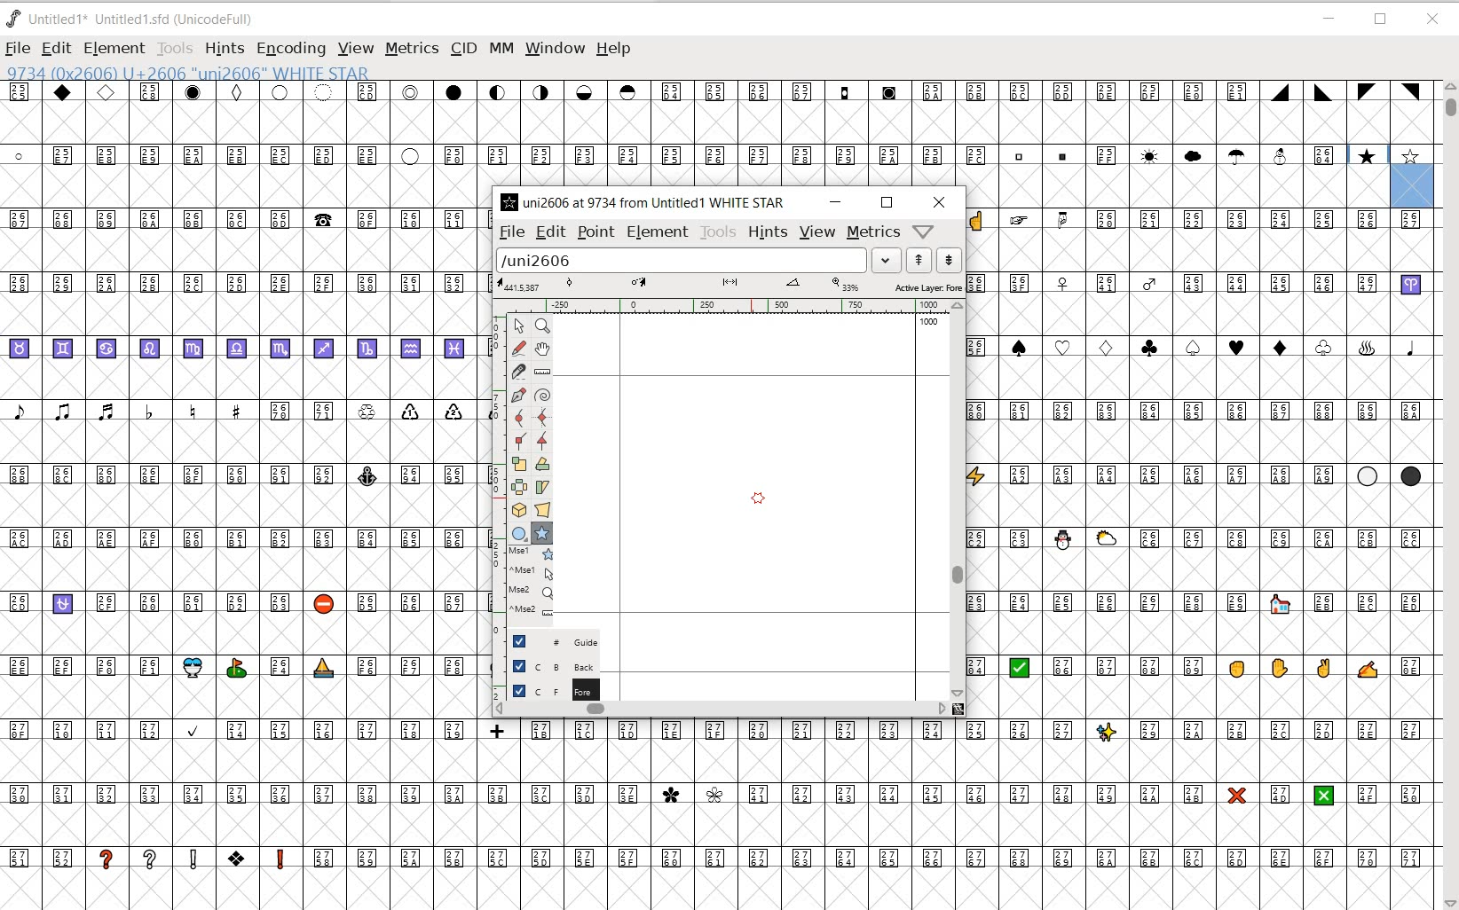 The image size is (1459, 910). Describe the element at coordinates (541, 534) in the screenshot. I see `POLYGON OR STAR` at that location.